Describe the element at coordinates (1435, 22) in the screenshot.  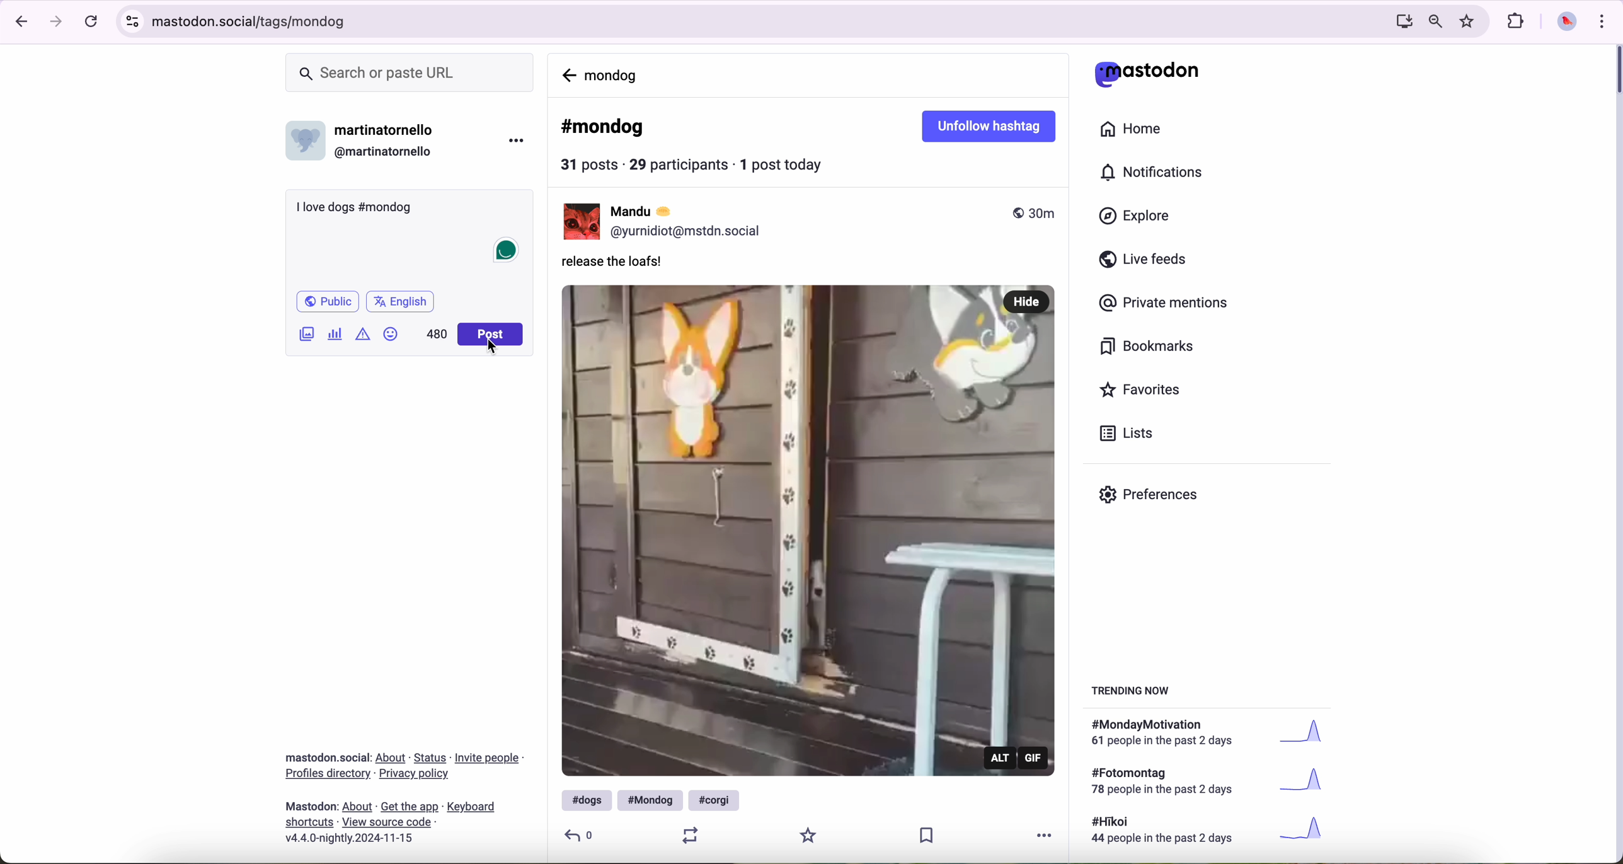
I see `zoom` at that location.